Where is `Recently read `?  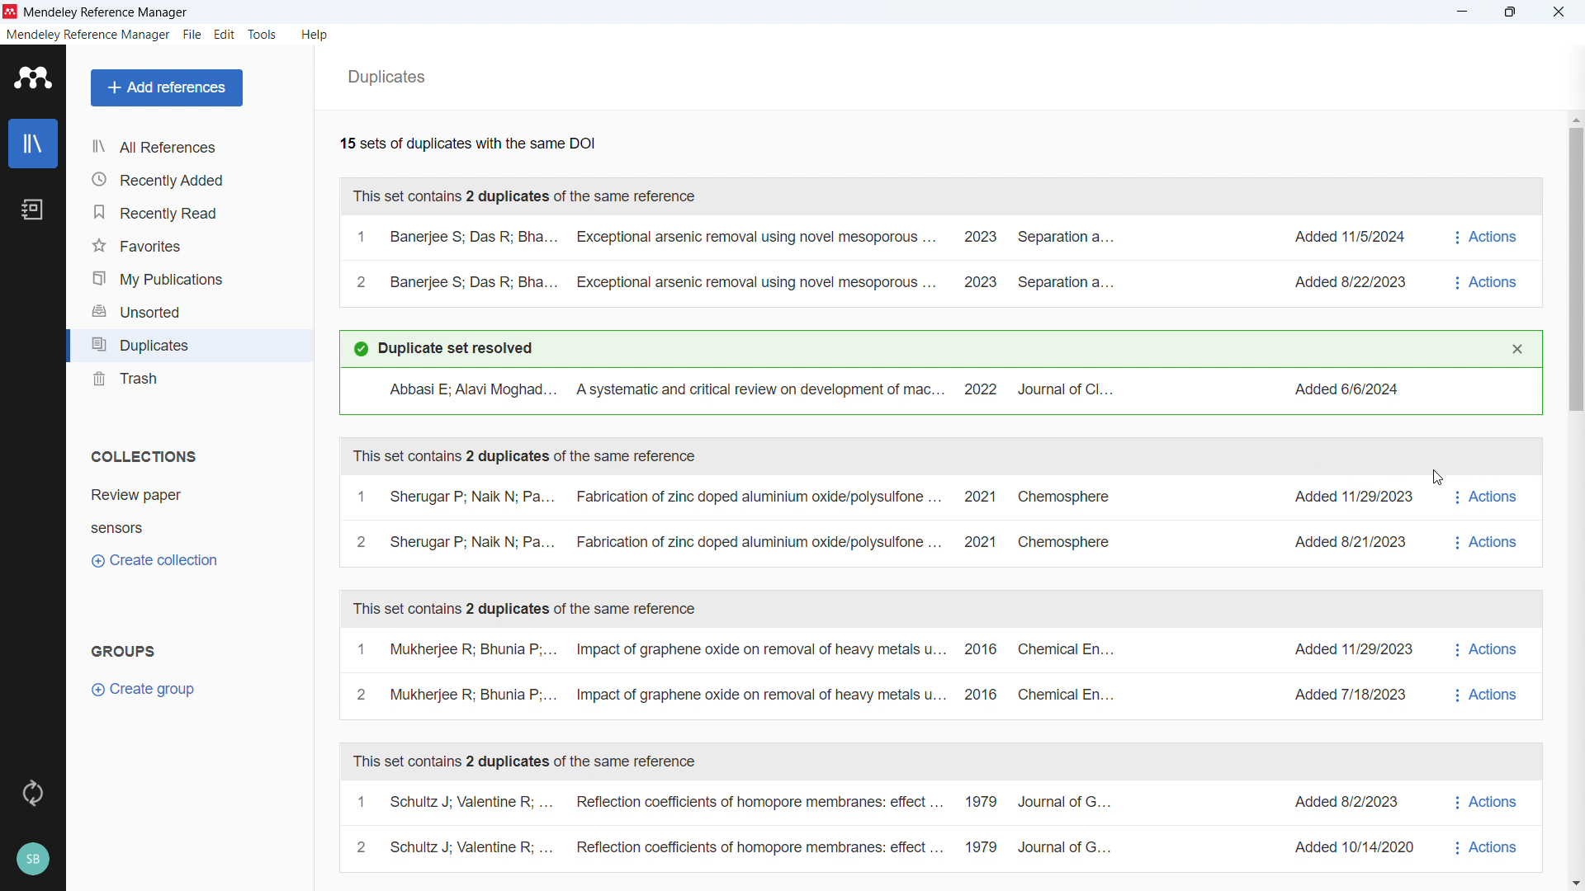
Recently read  is located at coordinates (187, 210).